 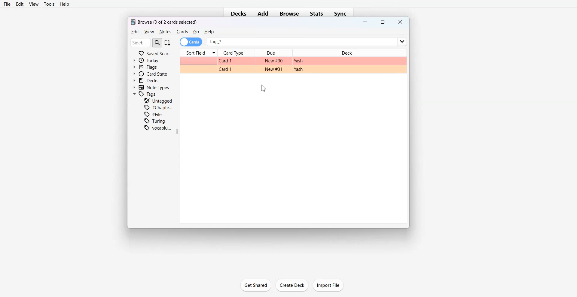 What do you see at coordinates (168, 43) in the screenshot?
I see `Select Item` at bounding box center [168, 43].